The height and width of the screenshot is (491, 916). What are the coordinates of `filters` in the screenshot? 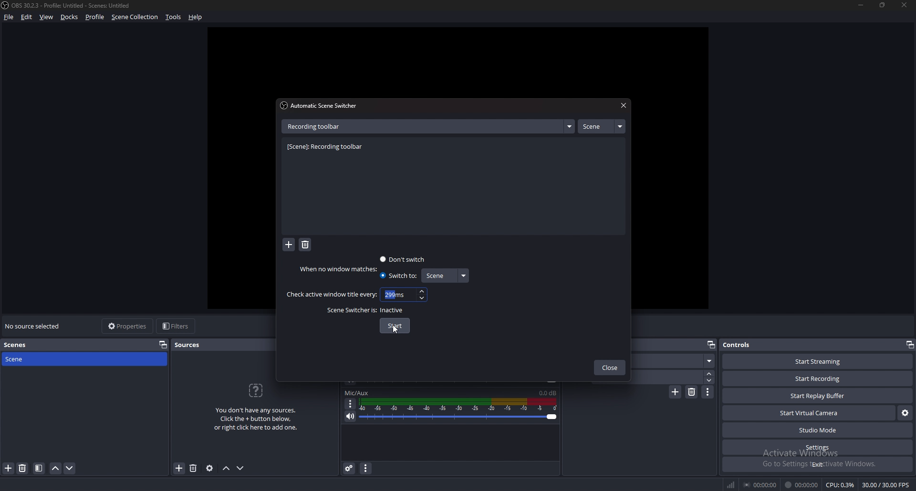 It's located at (177, 326).